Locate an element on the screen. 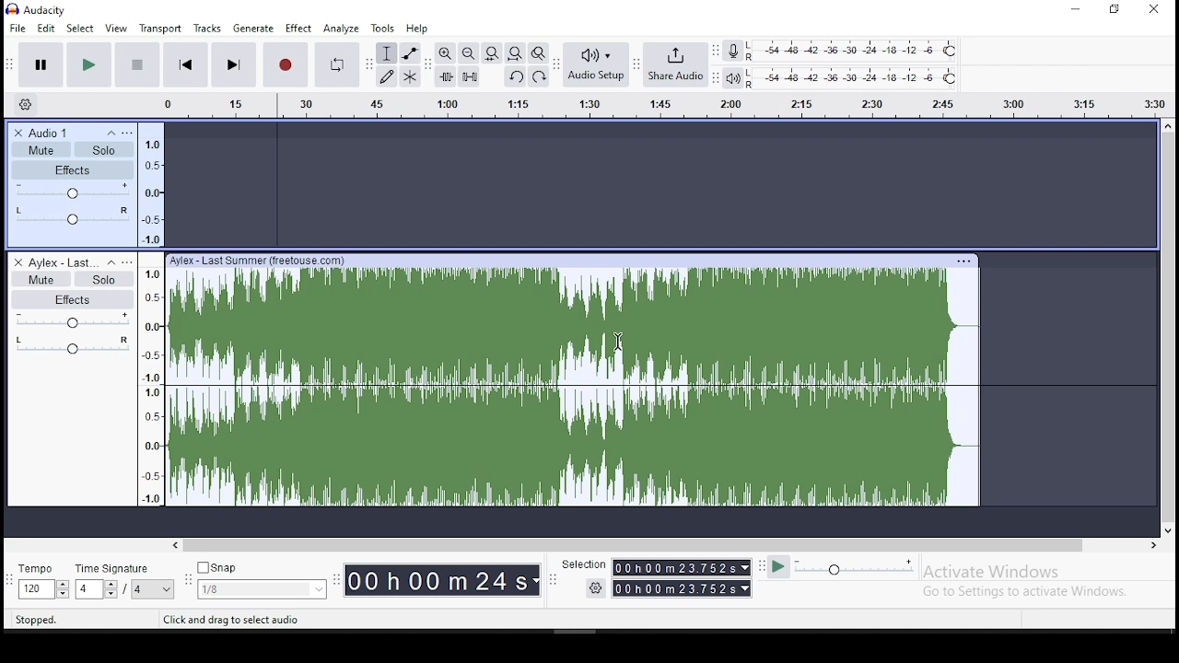 Image resolution: width=1179 pixels, height=663 pixels. draw tool is located at coordinates (384, 76).